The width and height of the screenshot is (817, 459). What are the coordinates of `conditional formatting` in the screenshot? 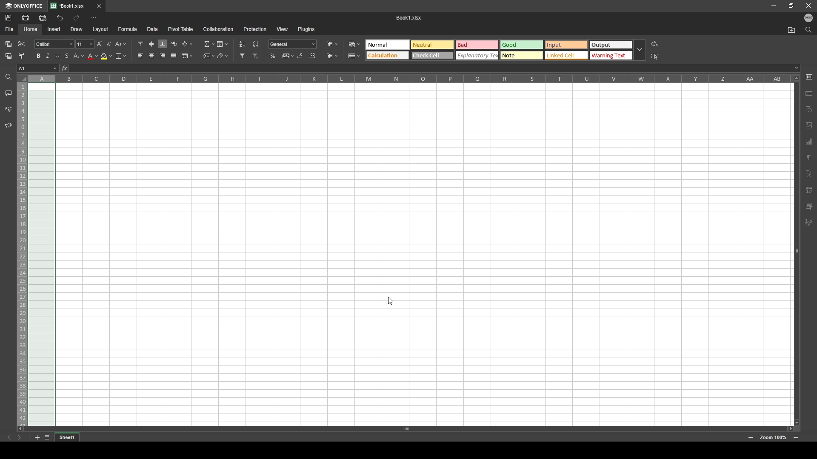 It's located at (354, 44).